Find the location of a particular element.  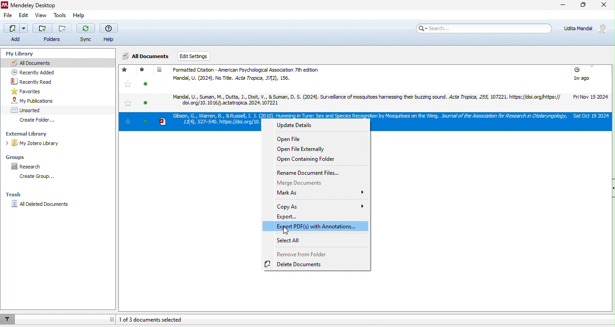

all documents is located at coordinates (59, 63).